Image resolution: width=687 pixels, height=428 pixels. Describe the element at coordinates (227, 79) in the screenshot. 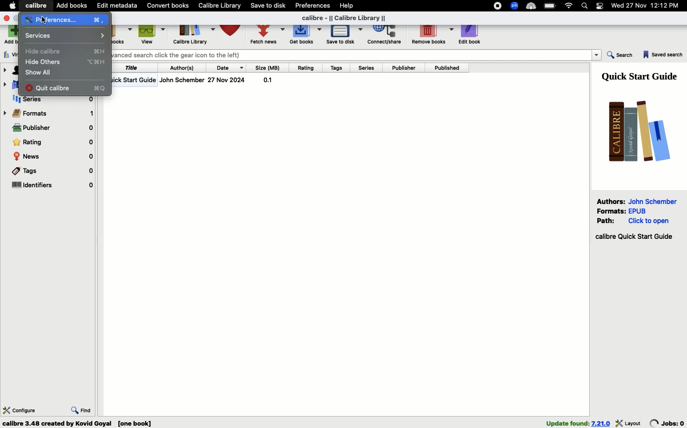

I see `date` at that location.